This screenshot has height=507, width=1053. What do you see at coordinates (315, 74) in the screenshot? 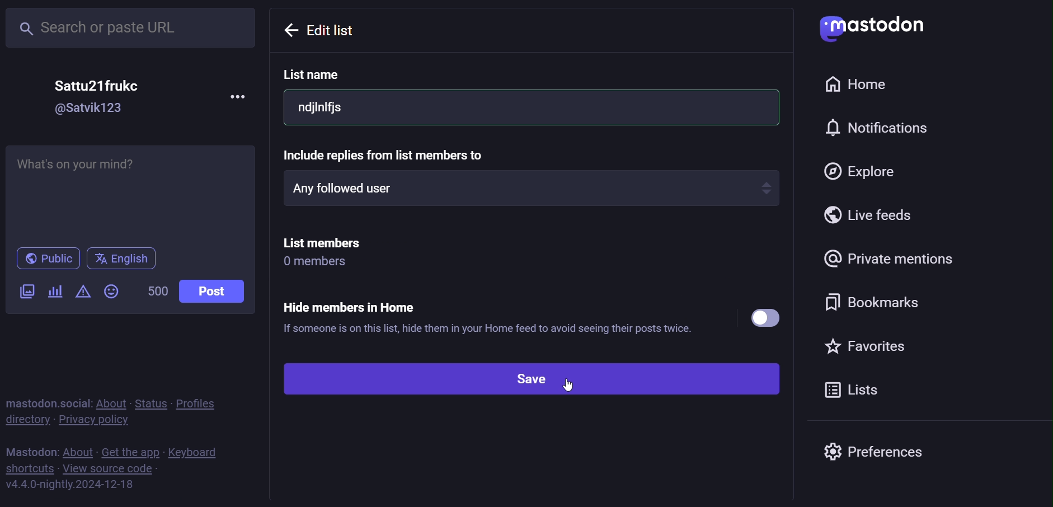
I see `list name` at bounding box center [315, 74].